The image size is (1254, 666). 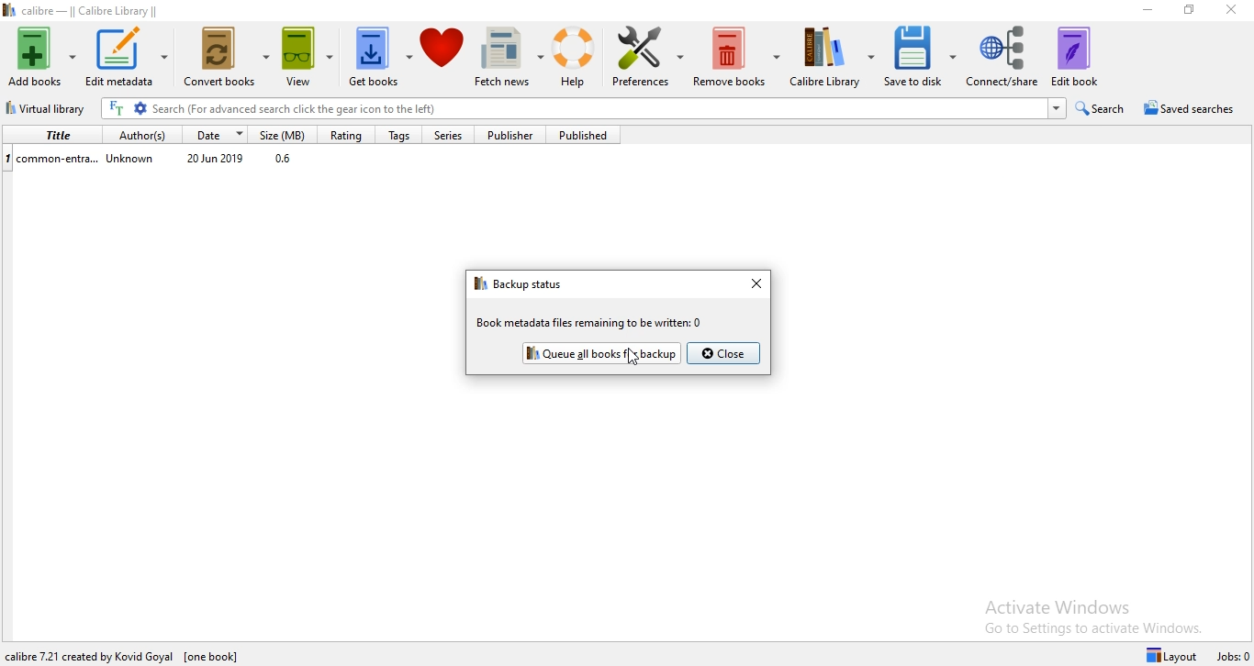 I want to click on Date, so click(x=217, y=134).